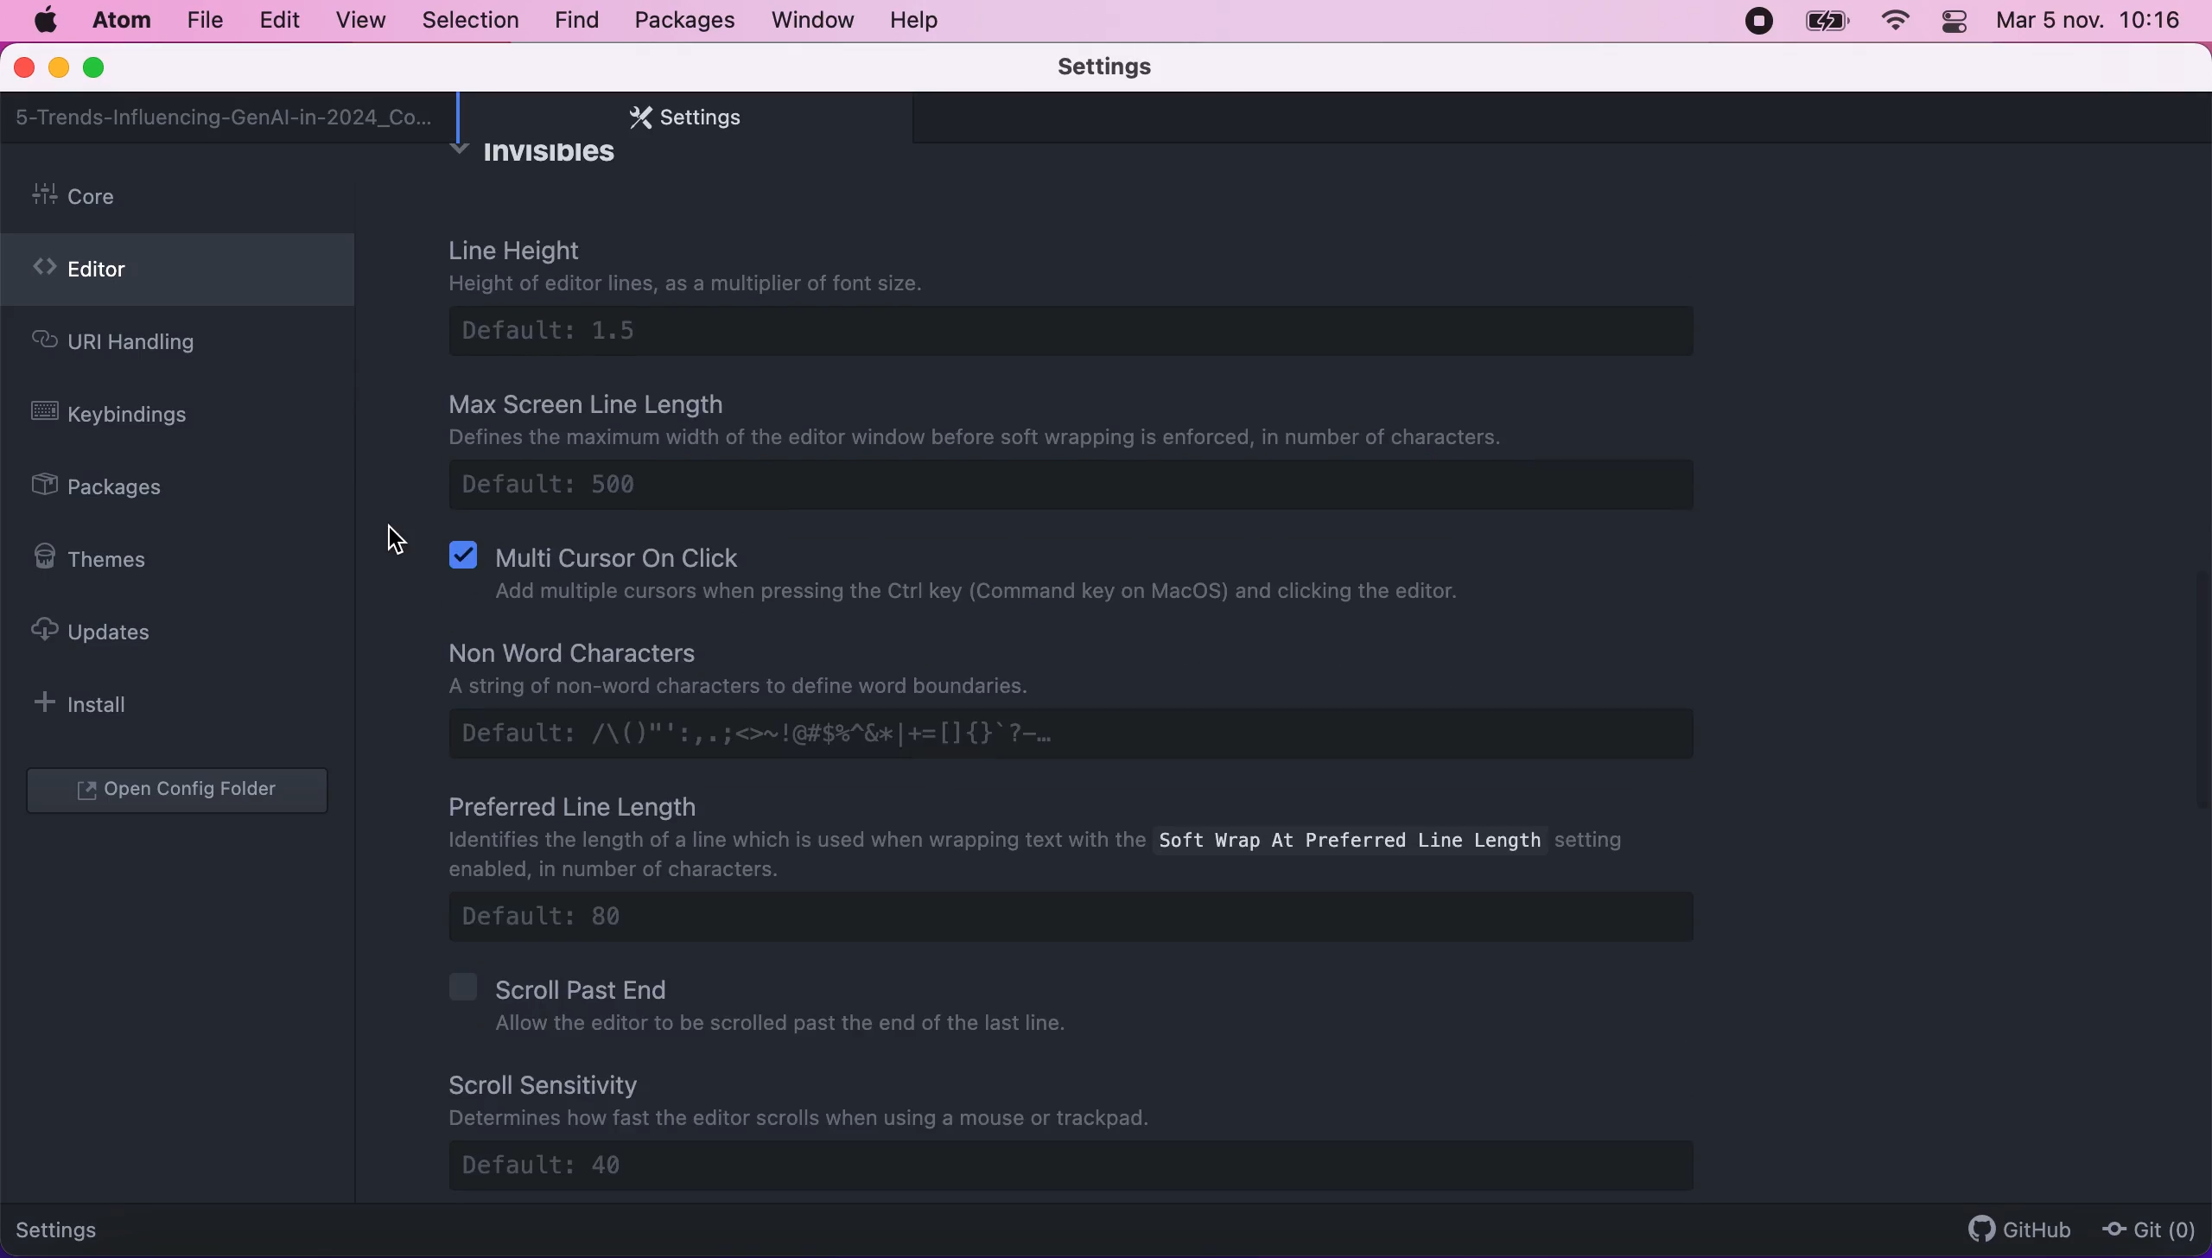  What do you see at coordinates (919, 20) in the screenshot?
I see `help` at bounding box center [919, 20].